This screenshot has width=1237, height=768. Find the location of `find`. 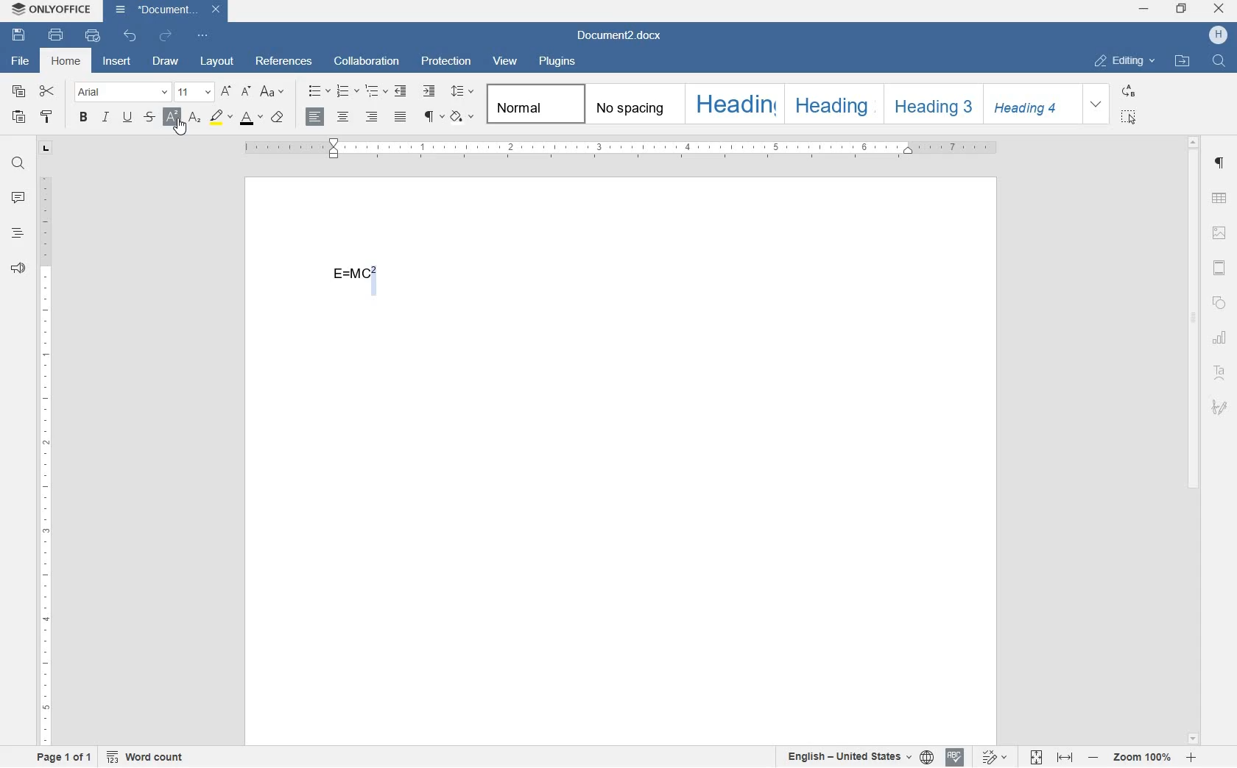

find is located at coordinates (1217, 60).